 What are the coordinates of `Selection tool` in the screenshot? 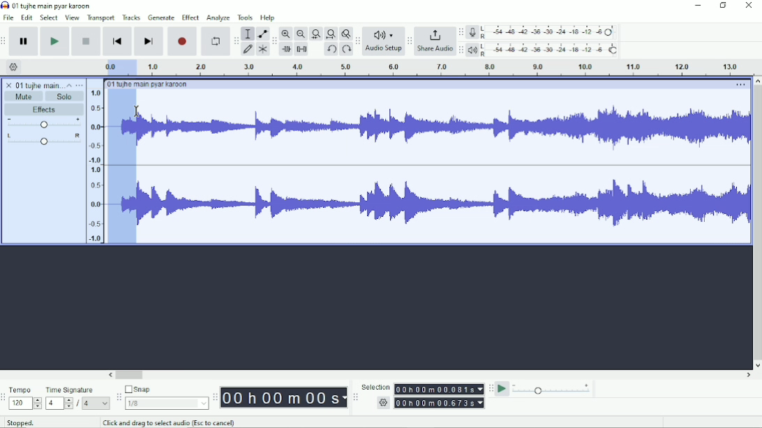 It's located at (248, 33).